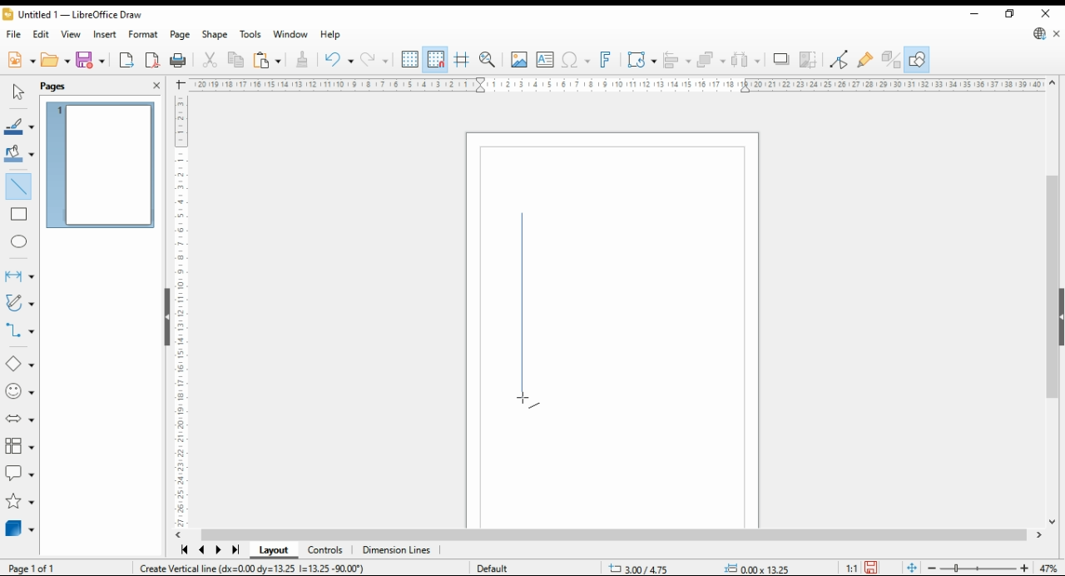  Describe the element at coordinates (376, 60) in the screenshot. I see `undo` at that location.